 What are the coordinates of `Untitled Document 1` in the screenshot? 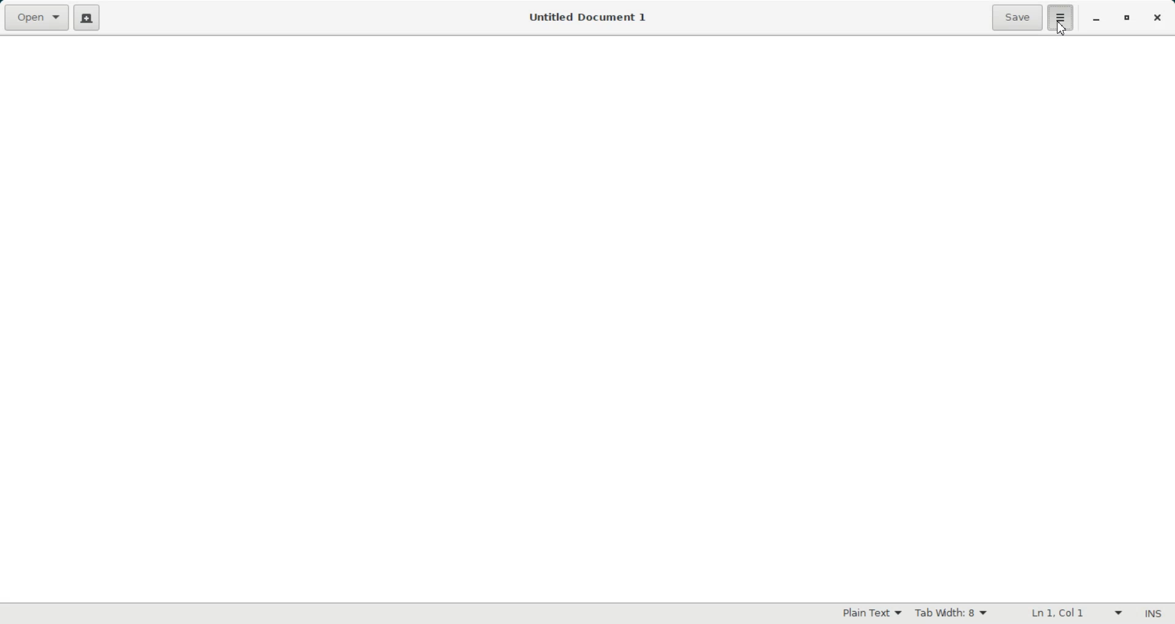 It's located at (589, 18).